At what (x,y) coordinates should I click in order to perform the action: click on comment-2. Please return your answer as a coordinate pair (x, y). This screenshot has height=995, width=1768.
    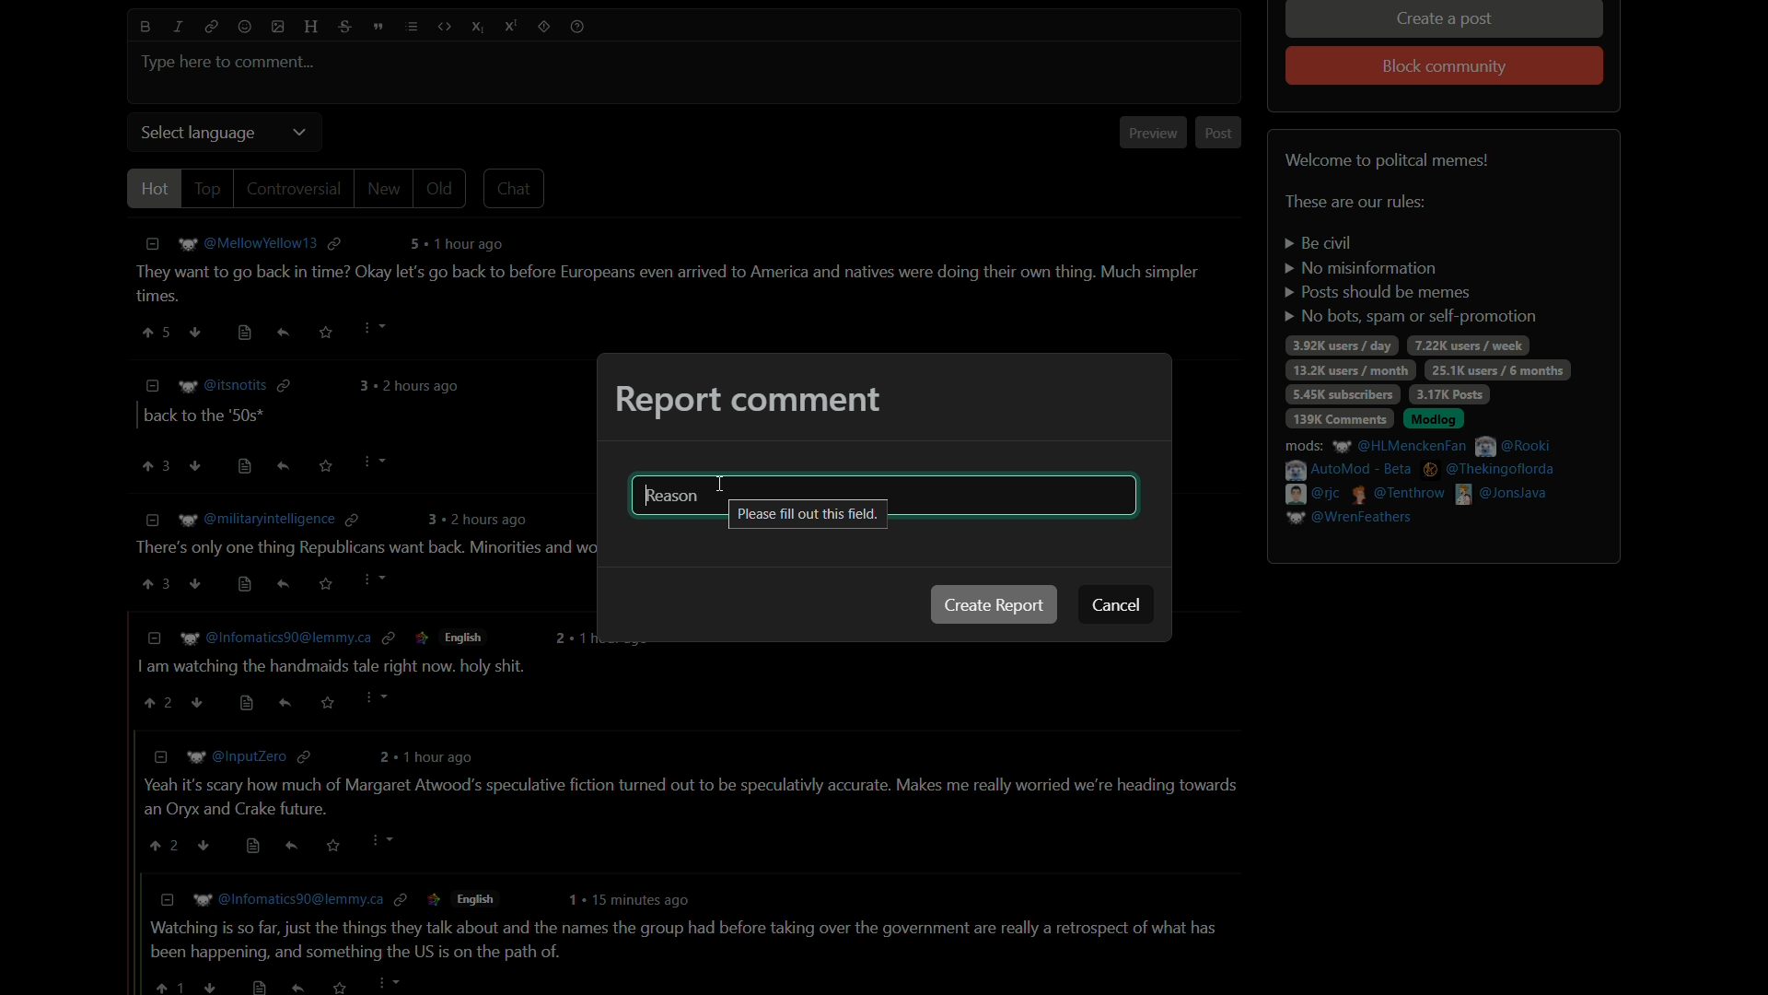
    Looking at the image, I should click on (203, 417).